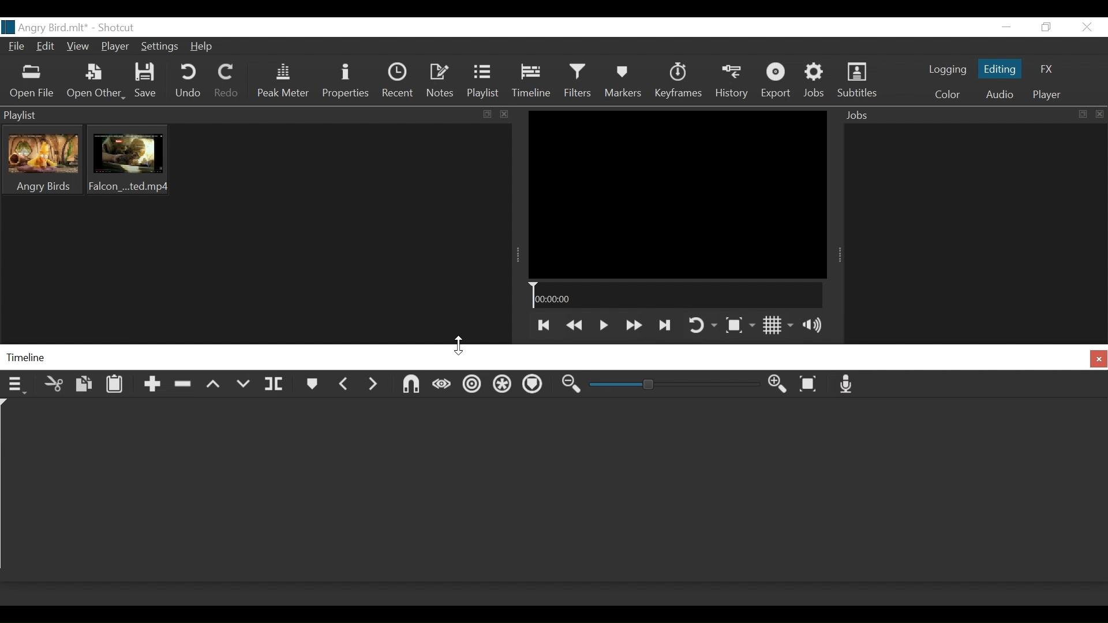  Describe the element at coordinates (1045, 95) in the screenshot. I see `Player` at that location.